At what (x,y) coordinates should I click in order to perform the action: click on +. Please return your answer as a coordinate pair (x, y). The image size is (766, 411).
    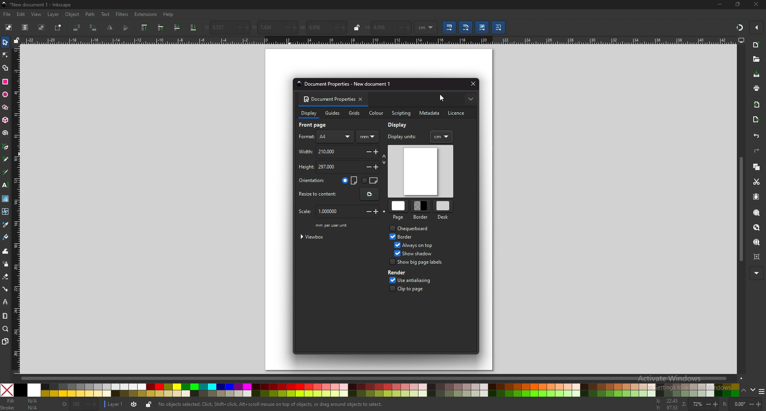
    Looking at the image, I should click on (378, 211).